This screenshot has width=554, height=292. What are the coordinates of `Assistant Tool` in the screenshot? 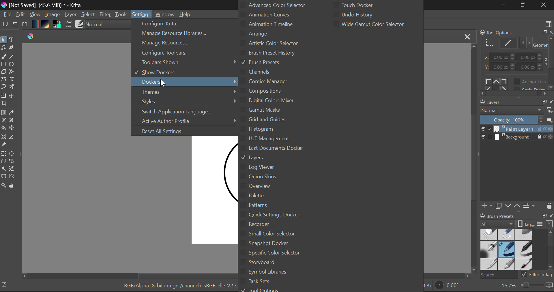 It's located at (4, 137).